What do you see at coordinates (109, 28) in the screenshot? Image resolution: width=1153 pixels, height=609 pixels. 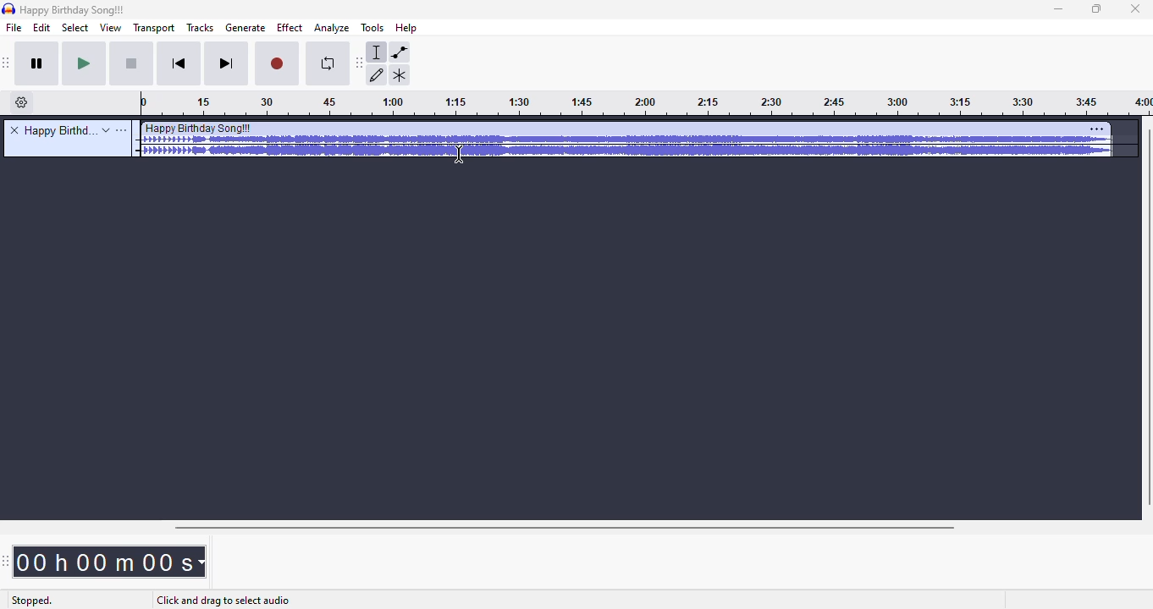 I see `view` at bounding box center [109, 28].